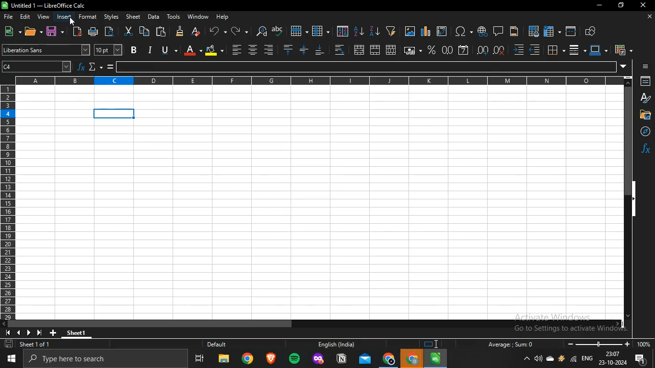  Describe the element at coordinates (500, 50) in the screenshot. I see `delete decimal place` at that location.